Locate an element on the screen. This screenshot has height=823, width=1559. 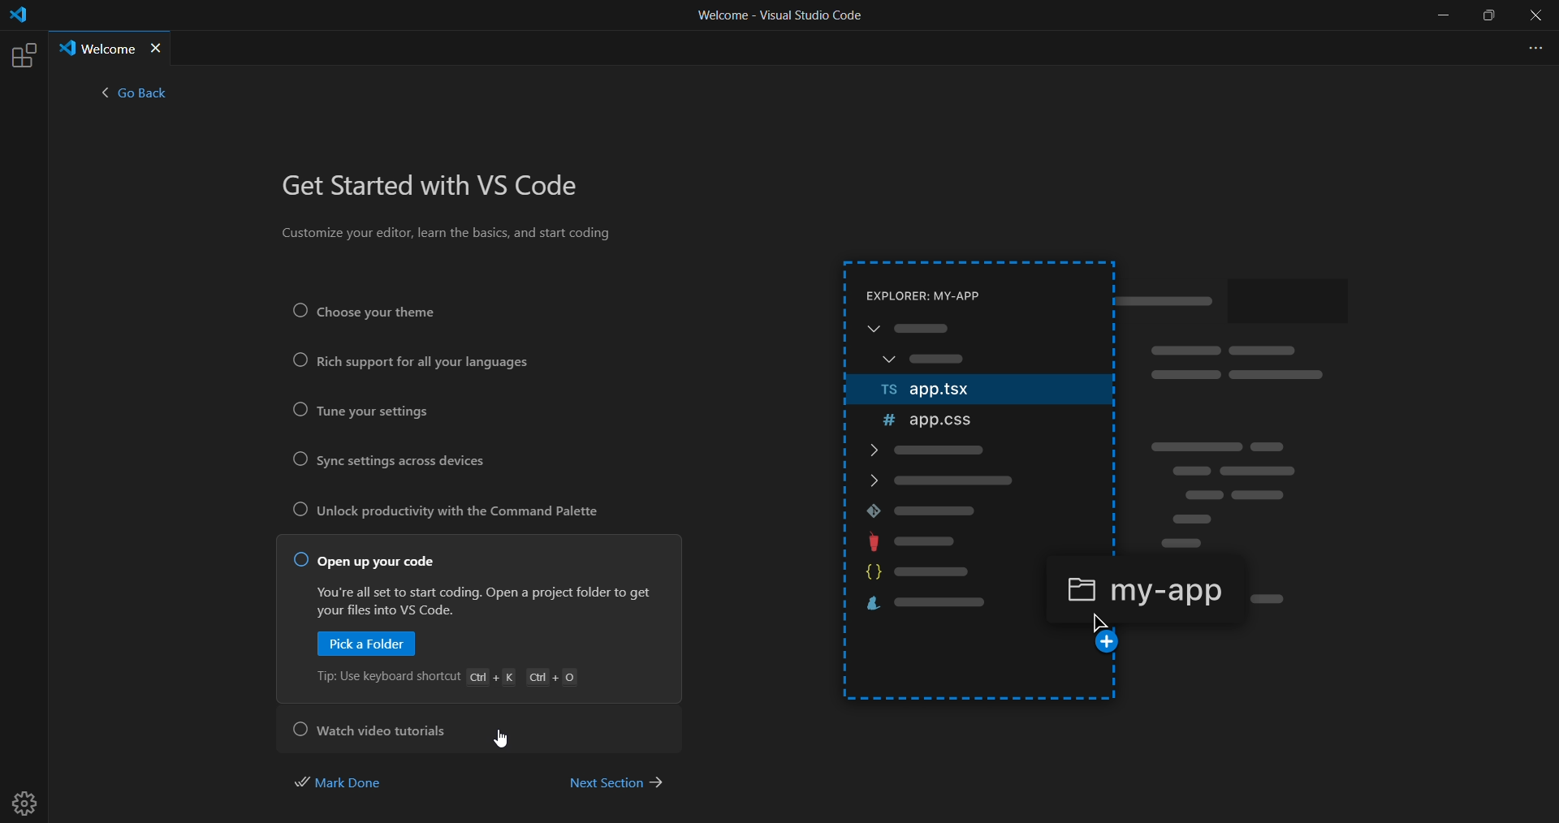
tip: use keyboard shortcut Ctrl + K Ctrl + 0 is located at coordinates (453, 679).